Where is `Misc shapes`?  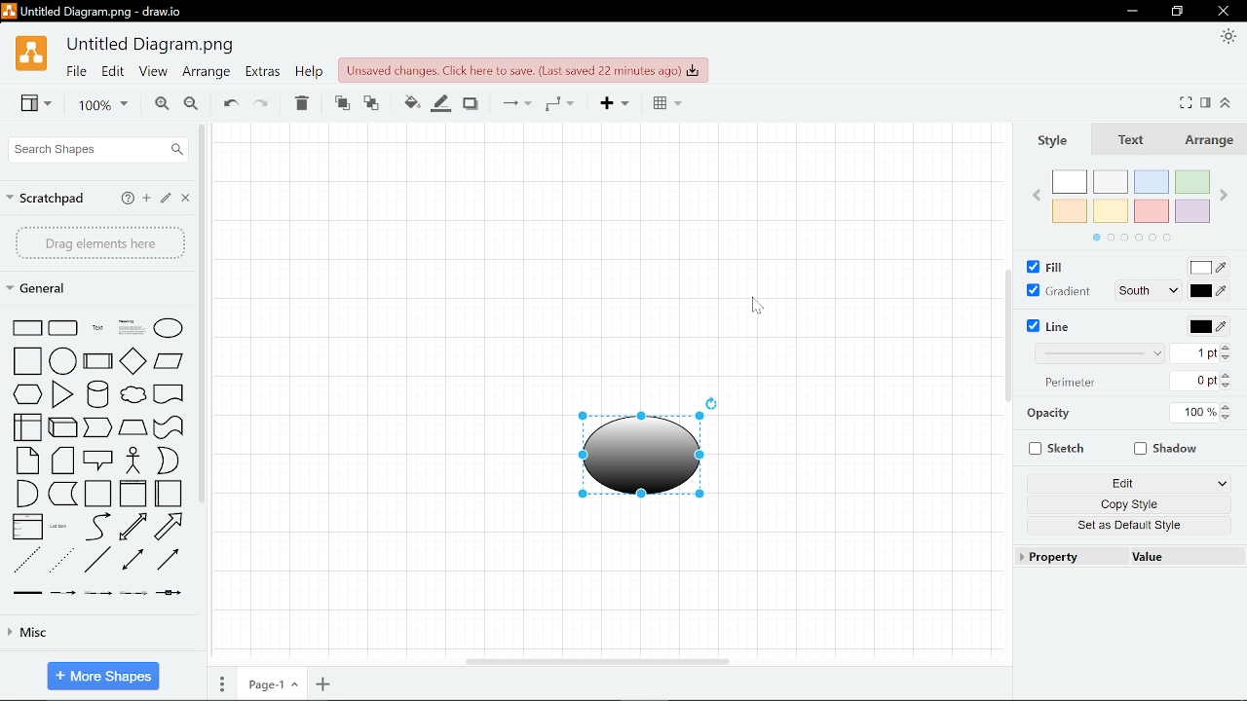
Misc shapes is located at coordinates (87, 633).